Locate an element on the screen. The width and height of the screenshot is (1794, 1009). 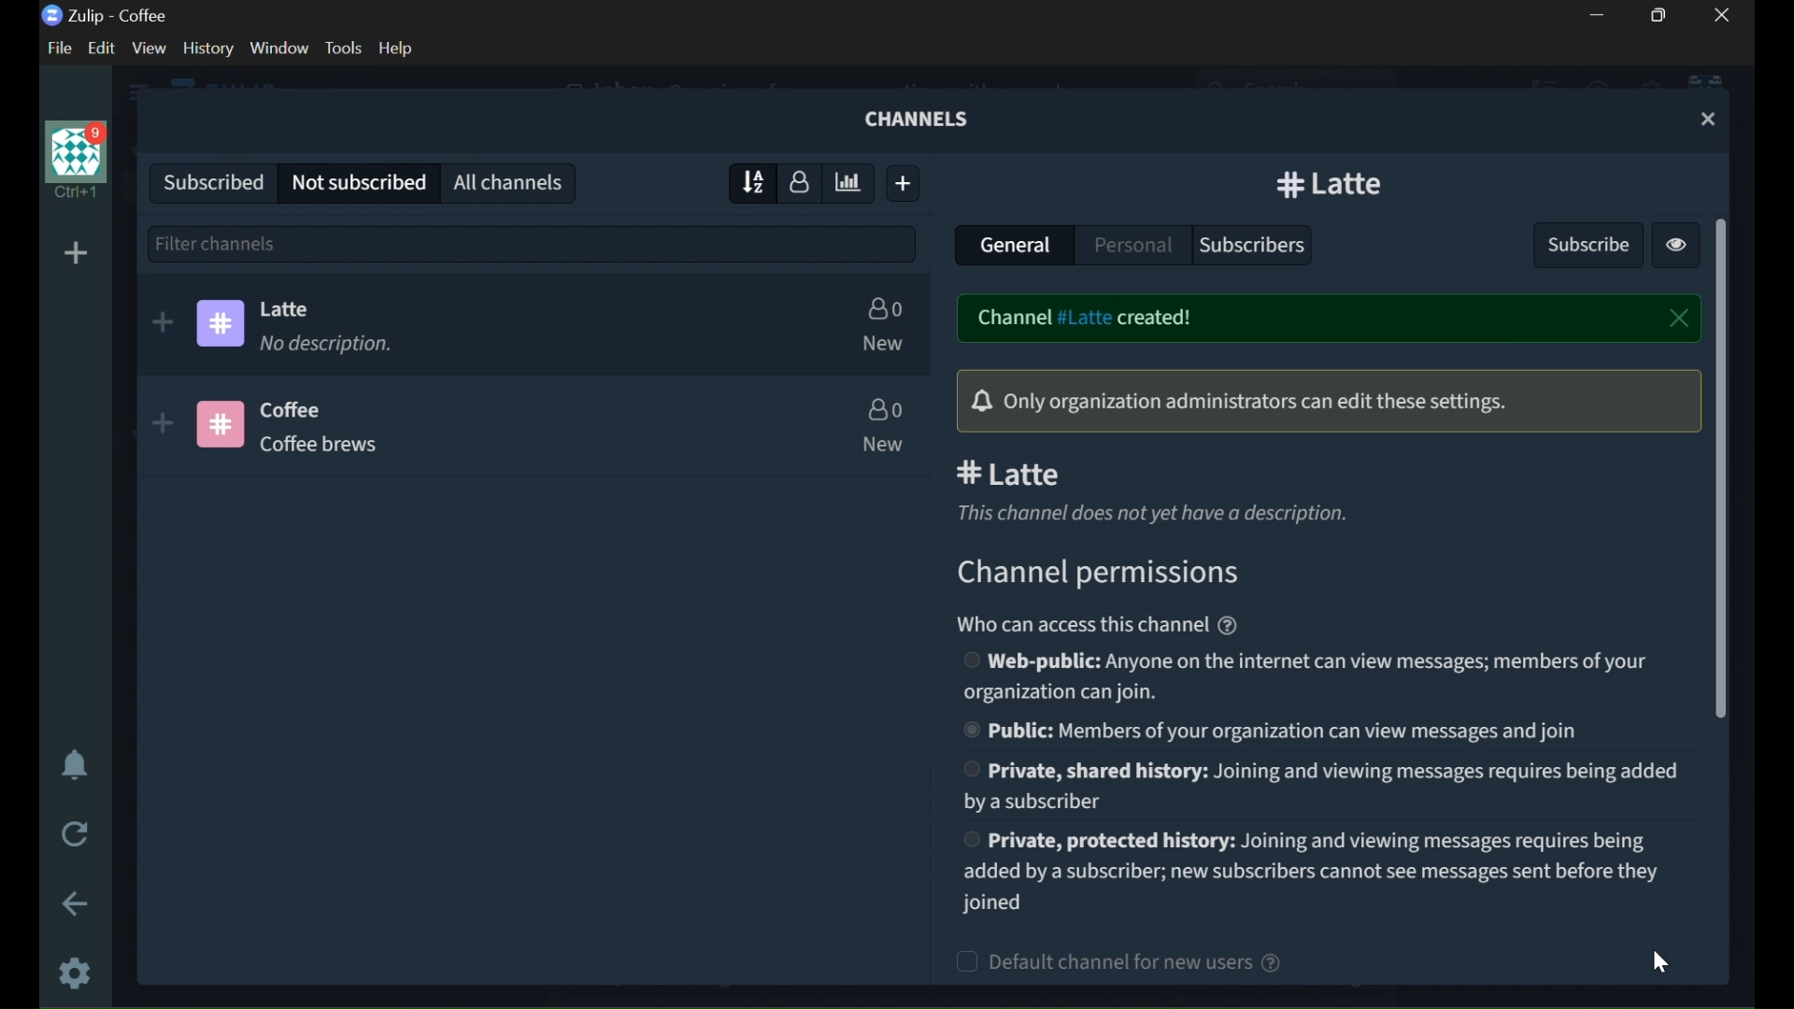
CHANNEL #Latte CREATED is located at coordinates (1159, 318).